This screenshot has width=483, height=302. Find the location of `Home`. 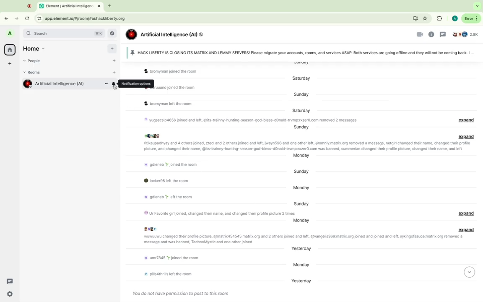

Home is located at coordinates (10, 49).